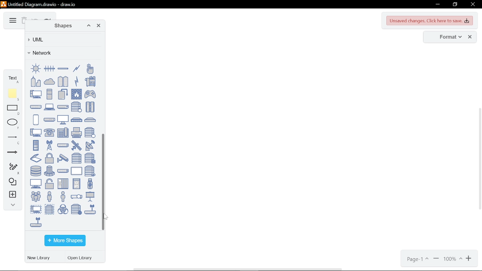  What do you see at coordinates (49, 69) in the screenshot?
I see `bus` at bounding box center [49, 69].